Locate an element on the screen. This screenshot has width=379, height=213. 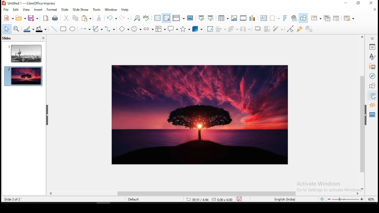
tables is located at coordinates (223, 17).